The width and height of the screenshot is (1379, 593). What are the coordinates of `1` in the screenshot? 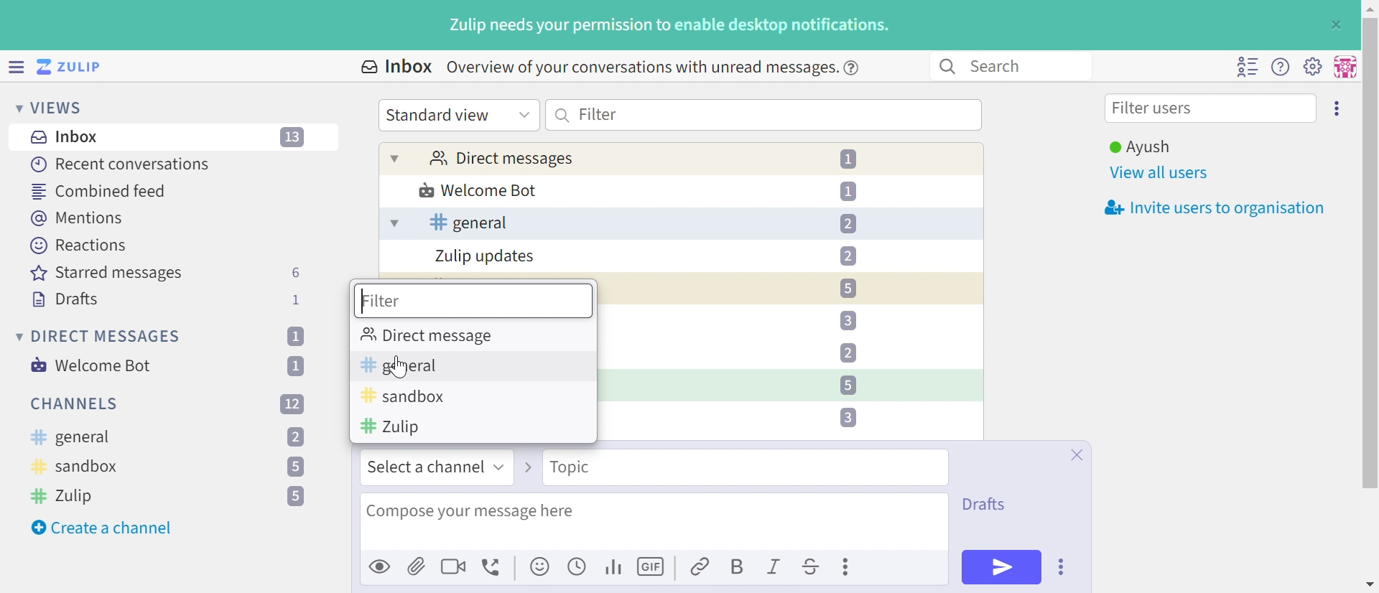 It's located at (851, 159).